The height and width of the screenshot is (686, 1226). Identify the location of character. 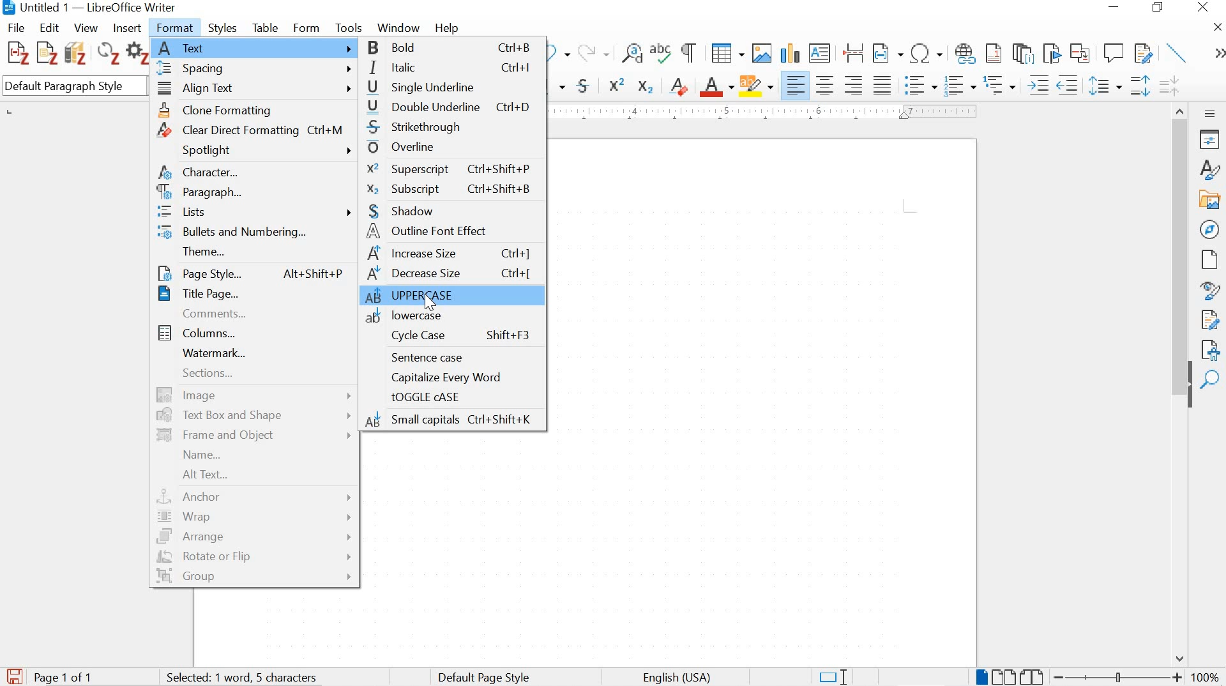
(254, 174).